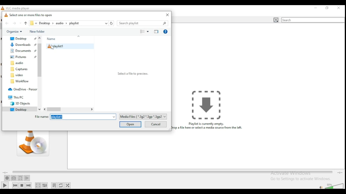 This screenshot has height=194, width=346. I want to click on organize, so click(15, 32).